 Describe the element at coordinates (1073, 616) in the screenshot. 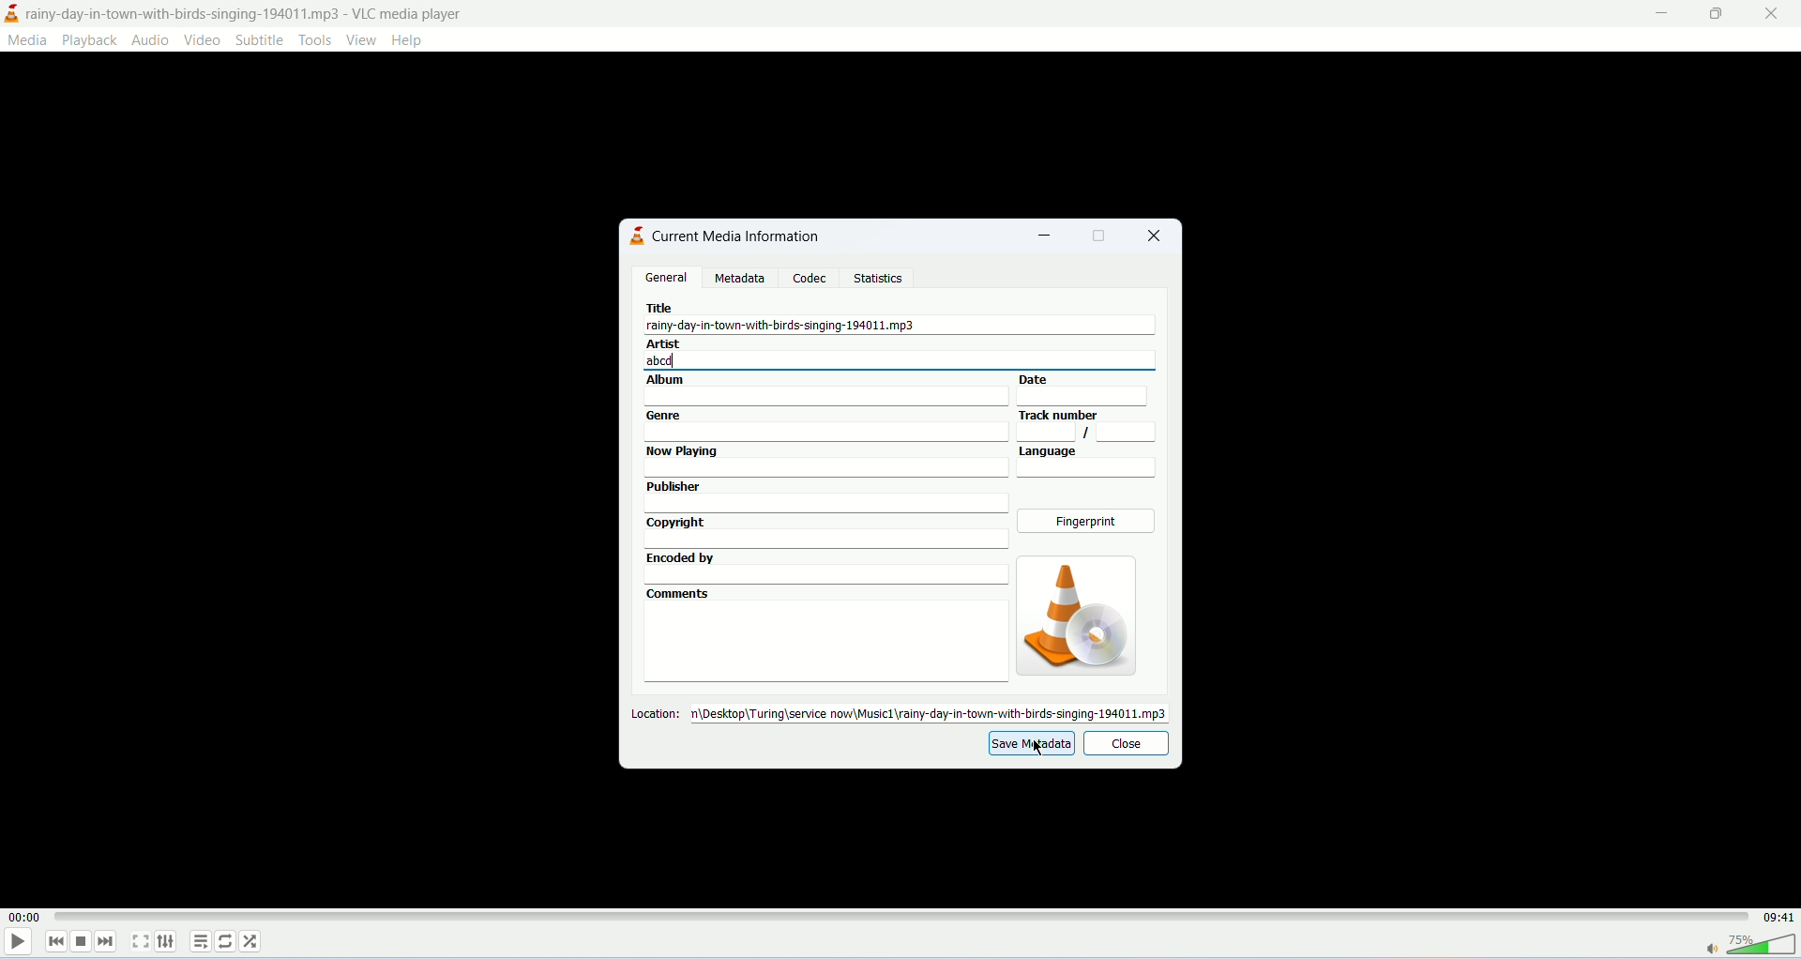

I see `image` at that location.